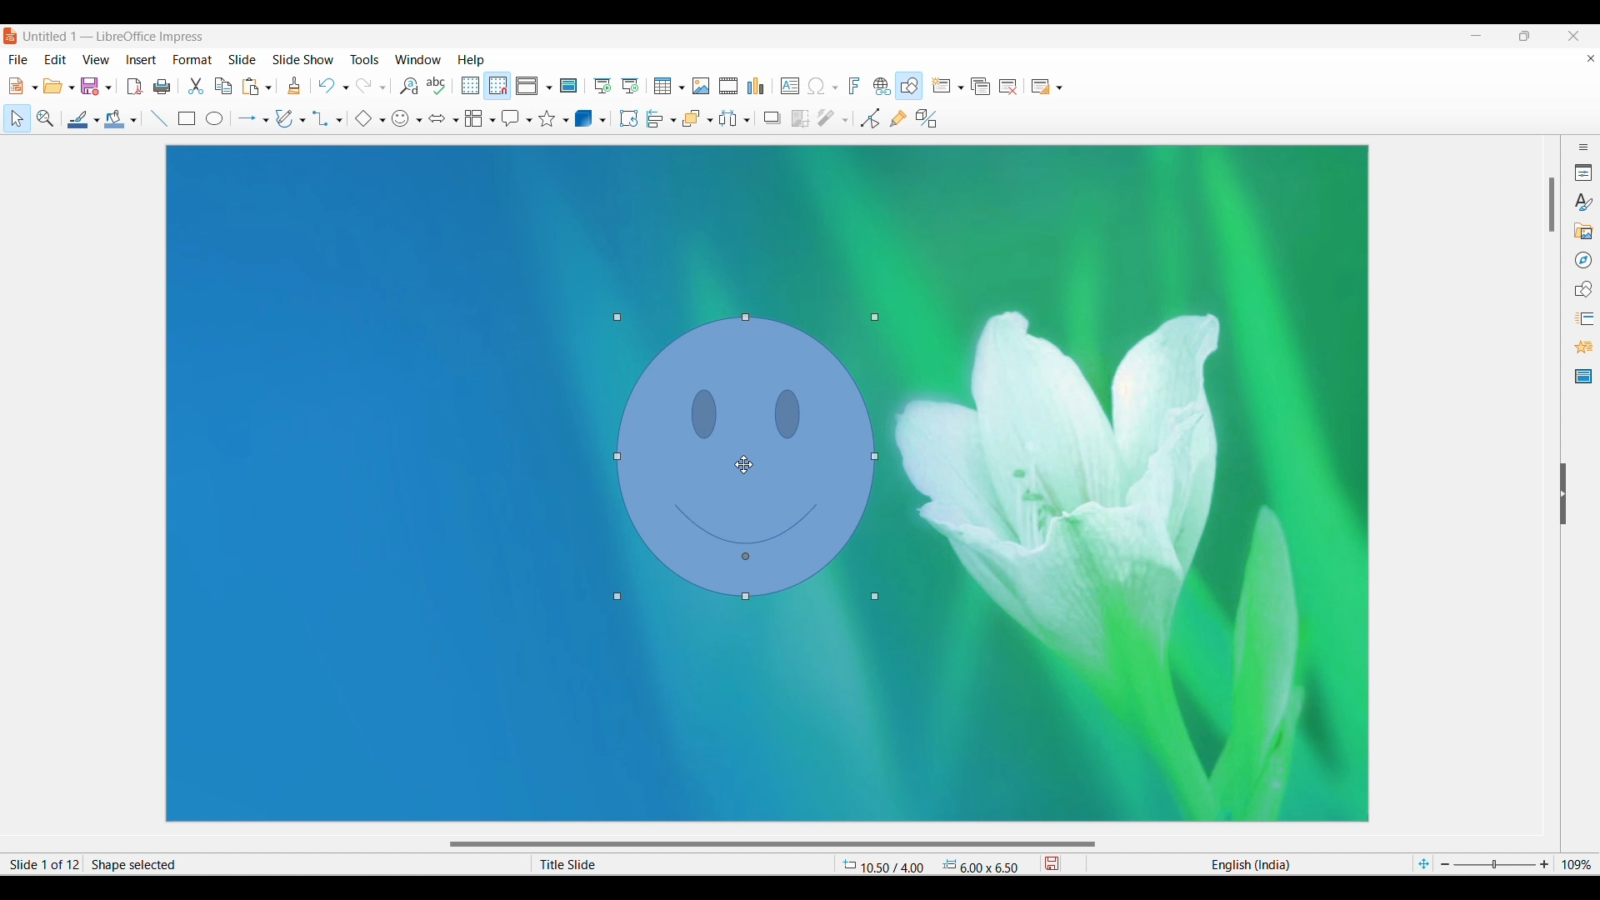 The width and height of the screenshot is (1600, 900). What do you see at coordinates (418, 59) in the screenshot?
I see `Window` at bounding box center [418, 59].